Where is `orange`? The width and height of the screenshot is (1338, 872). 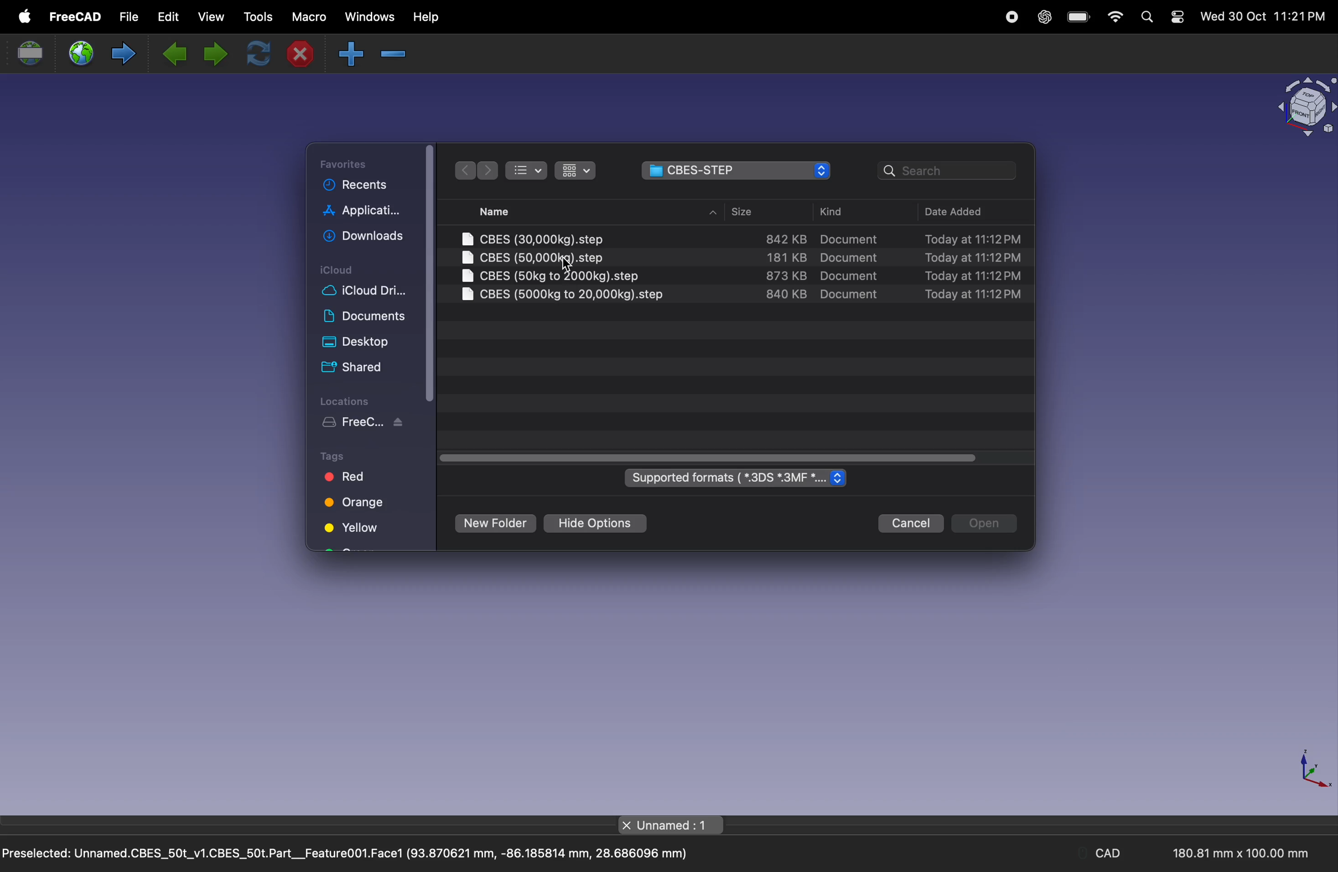 orange is located at coordinates (358, 507).